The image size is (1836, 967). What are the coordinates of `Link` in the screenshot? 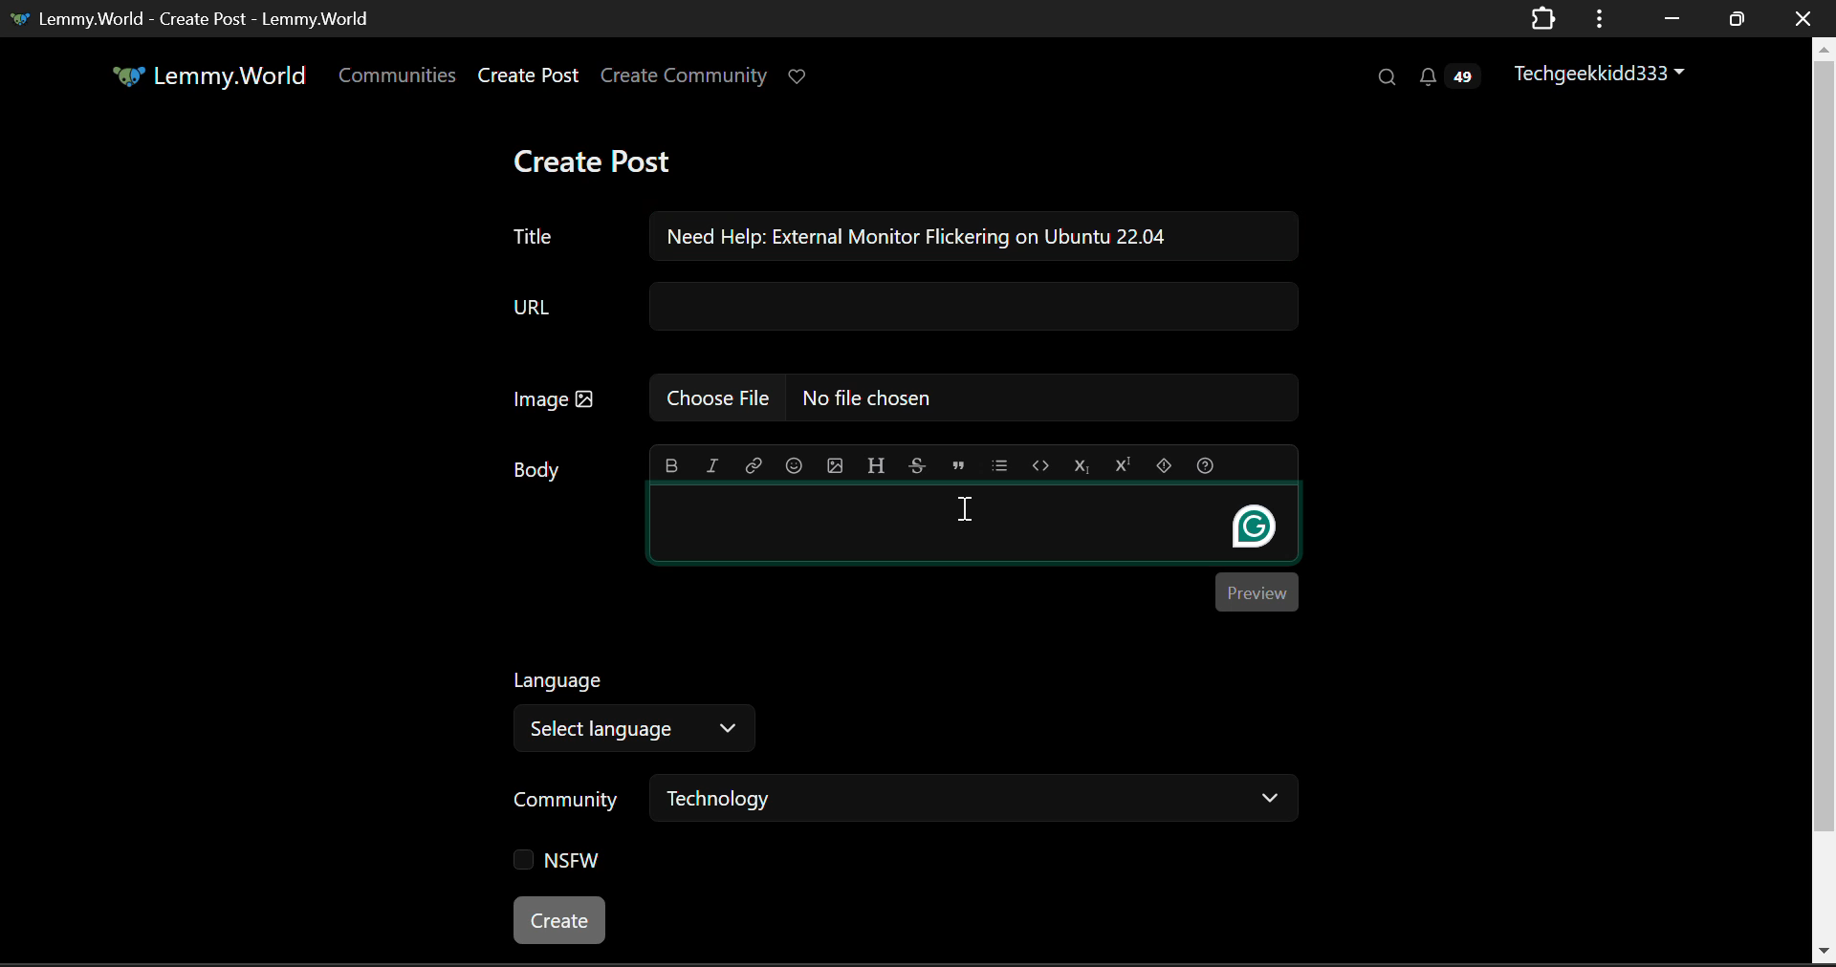 It's located at (751, 467).